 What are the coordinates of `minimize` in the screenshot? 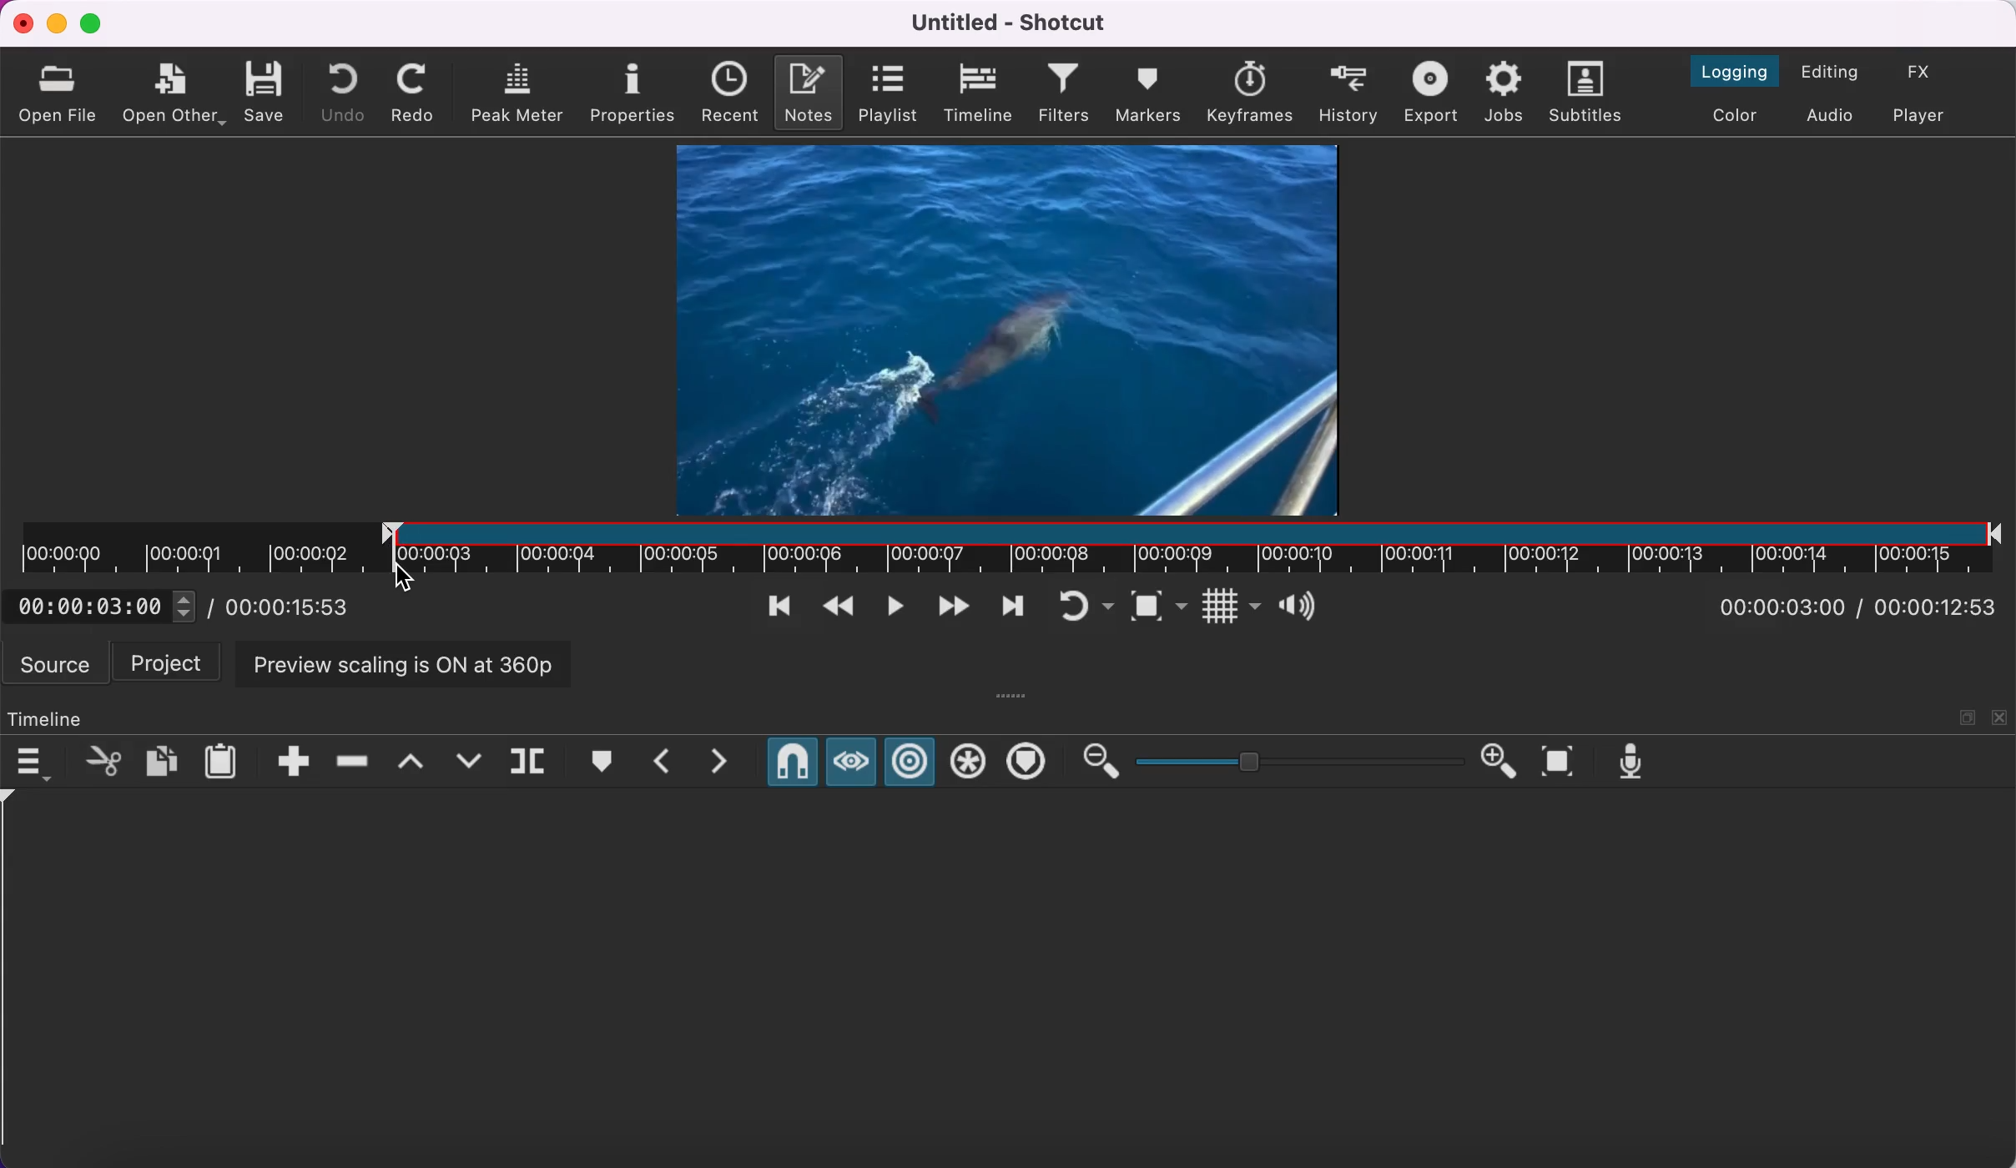 It's located at (58, 24).